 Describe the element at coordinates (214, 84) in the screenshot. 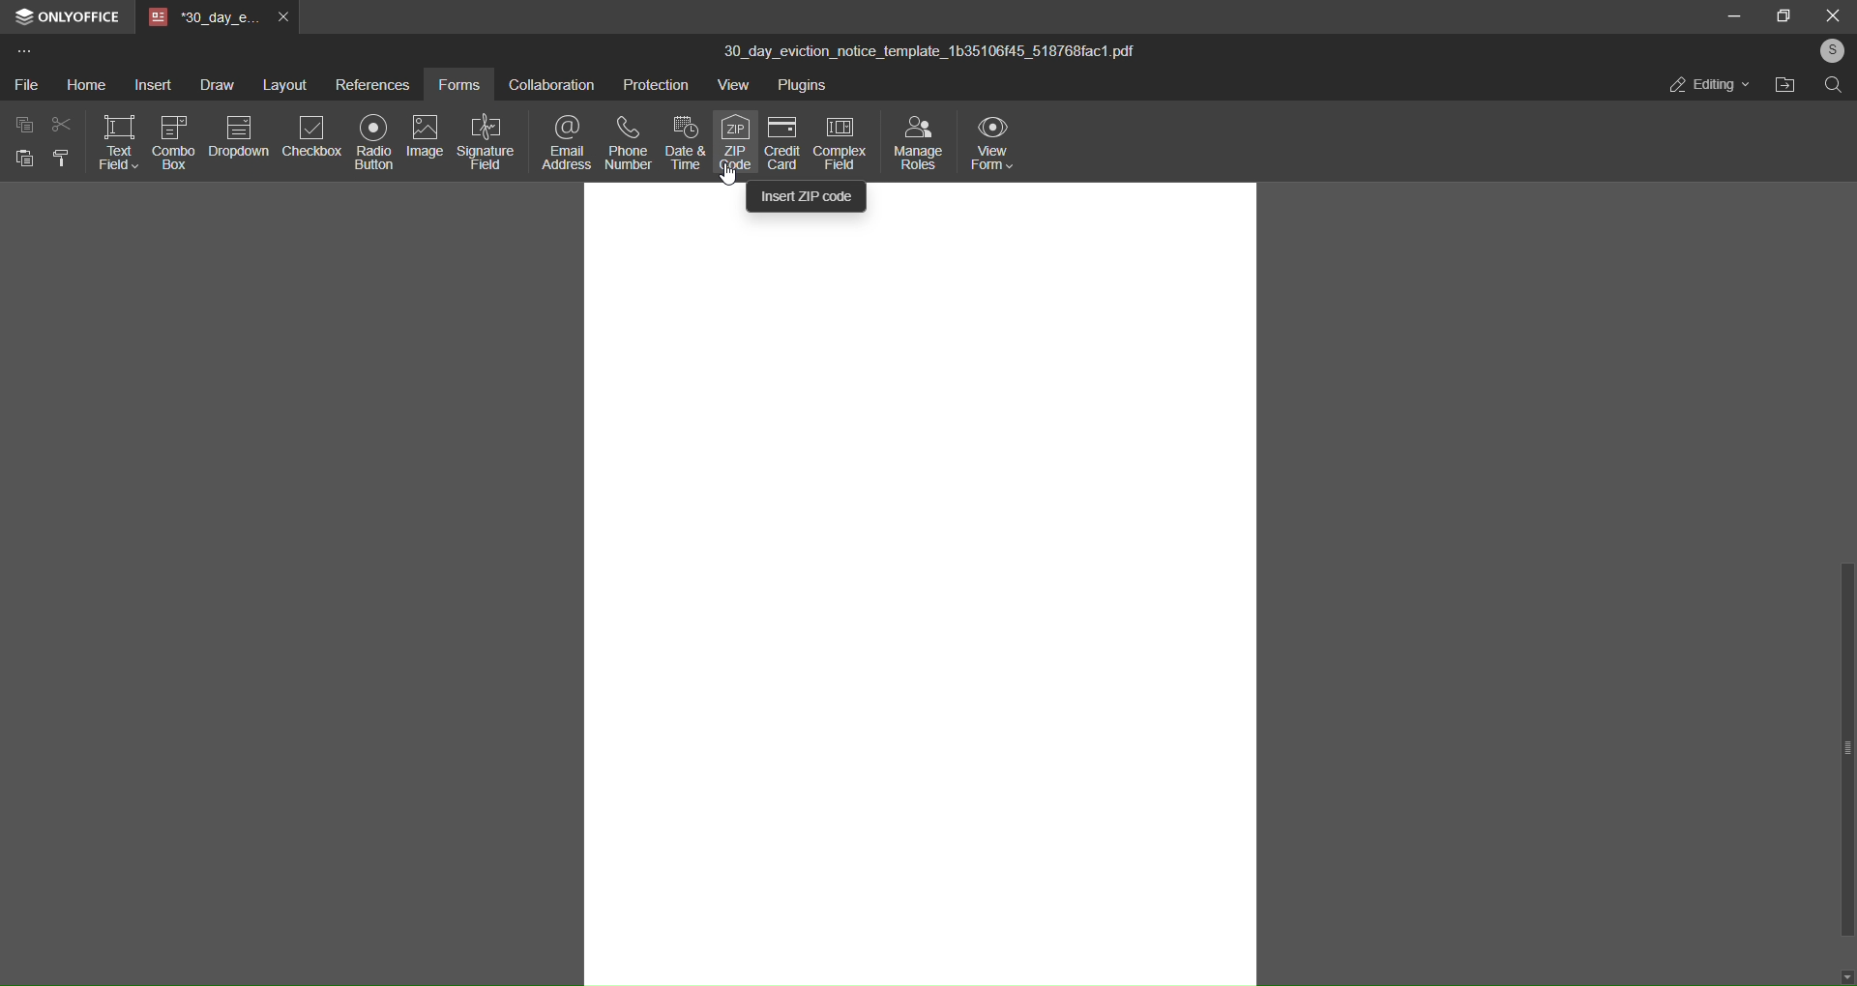

I see `draw` at that location.